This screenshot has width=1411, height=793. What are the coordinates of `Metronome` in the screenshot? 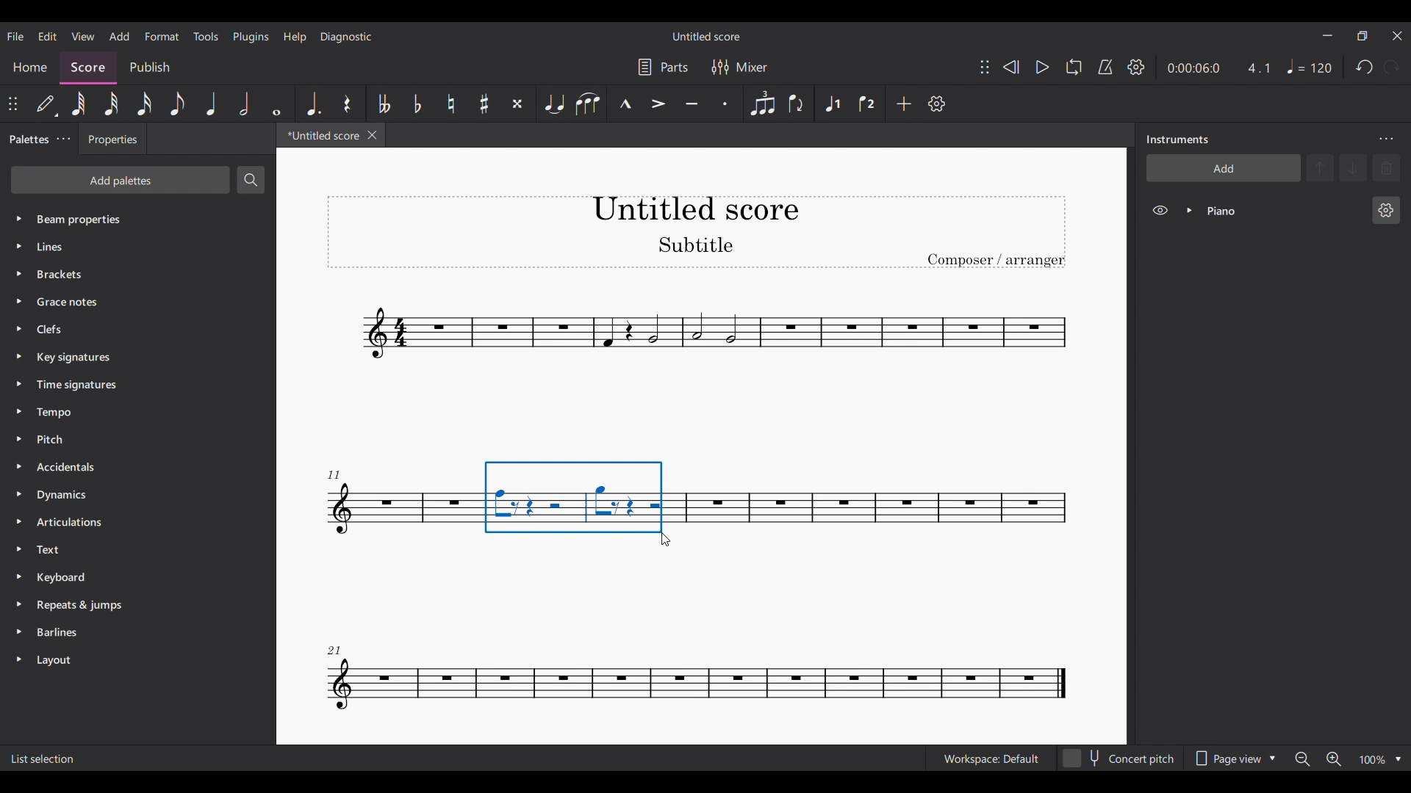 It's located at (1105, 67).